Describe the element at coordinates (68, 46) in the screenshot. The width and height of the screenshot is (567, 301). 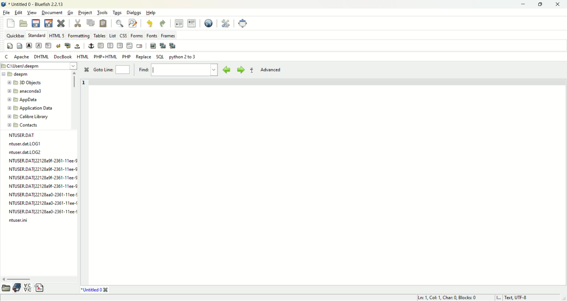
I see `break and clear` at that location.